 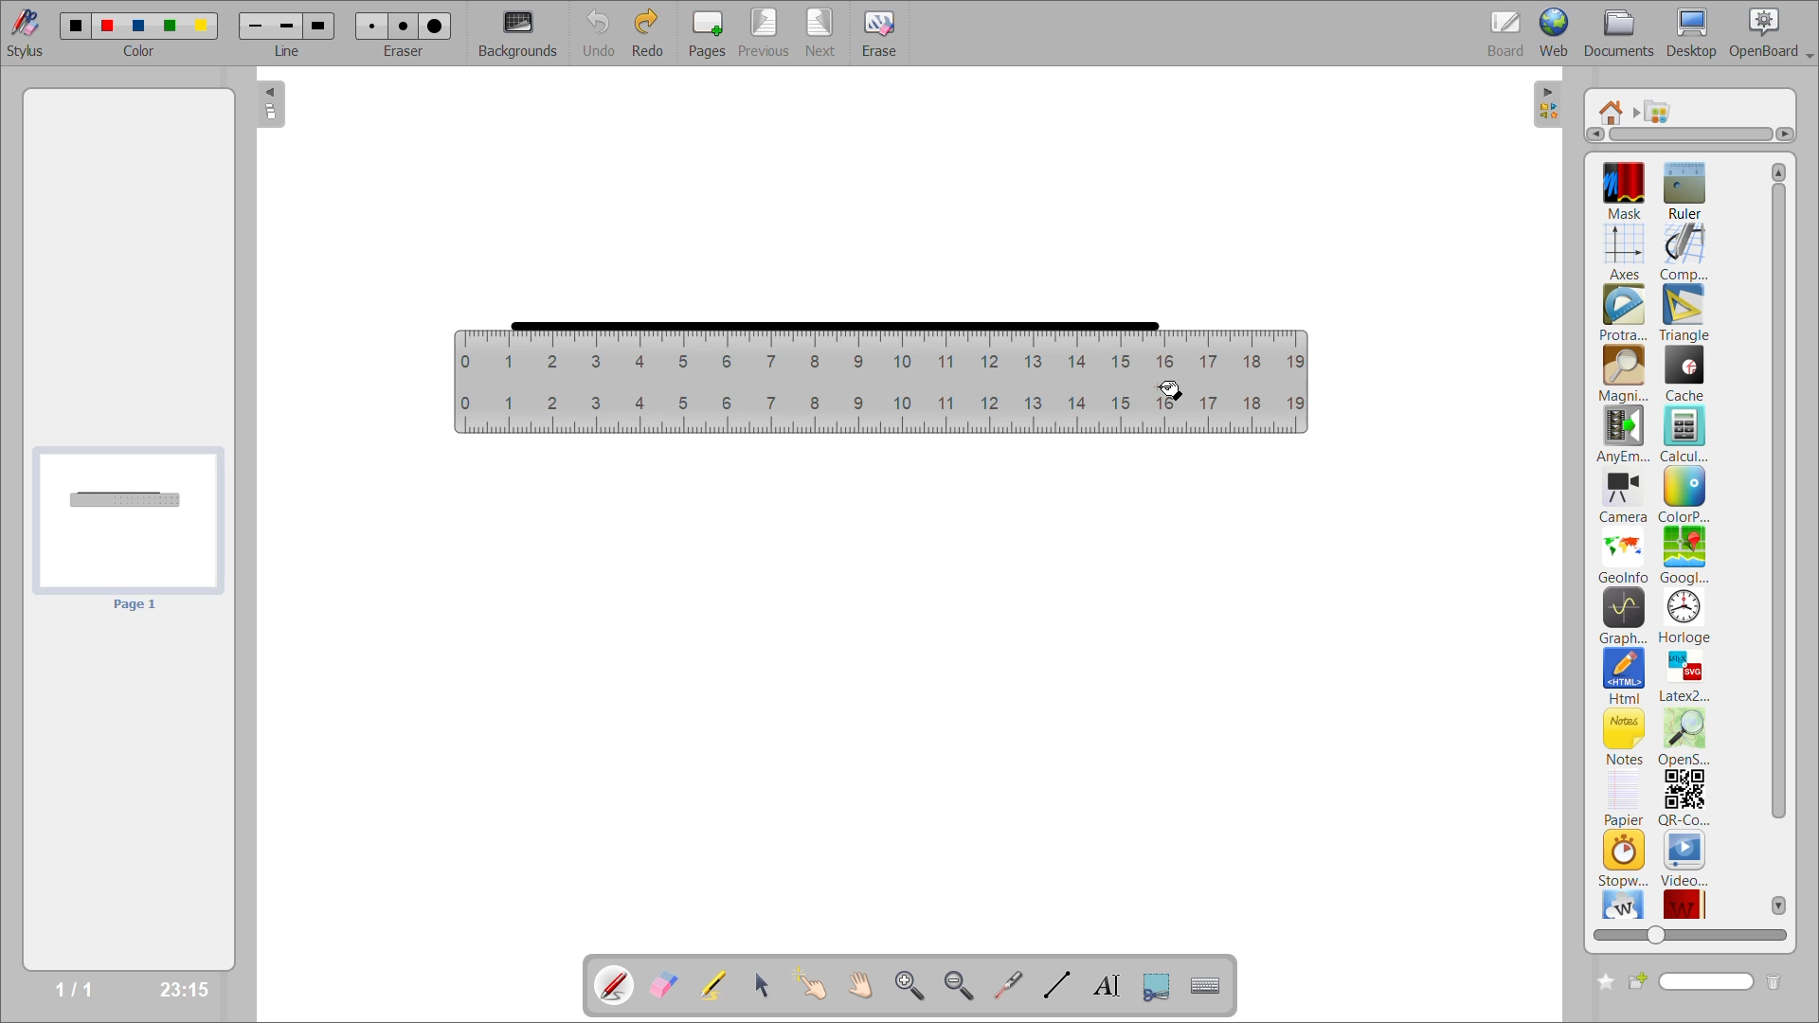 What do you see at coordinates (182, 988) in the screenshot?
I see `23:15` at bounding box center [182, 988].